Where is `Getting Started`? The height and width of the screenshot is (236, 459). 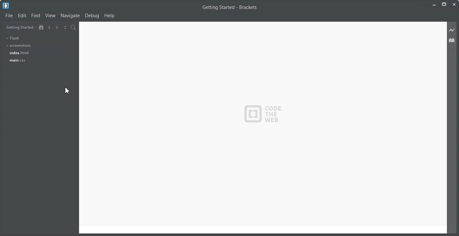
Getting Started is located at coordinates (21, 27).